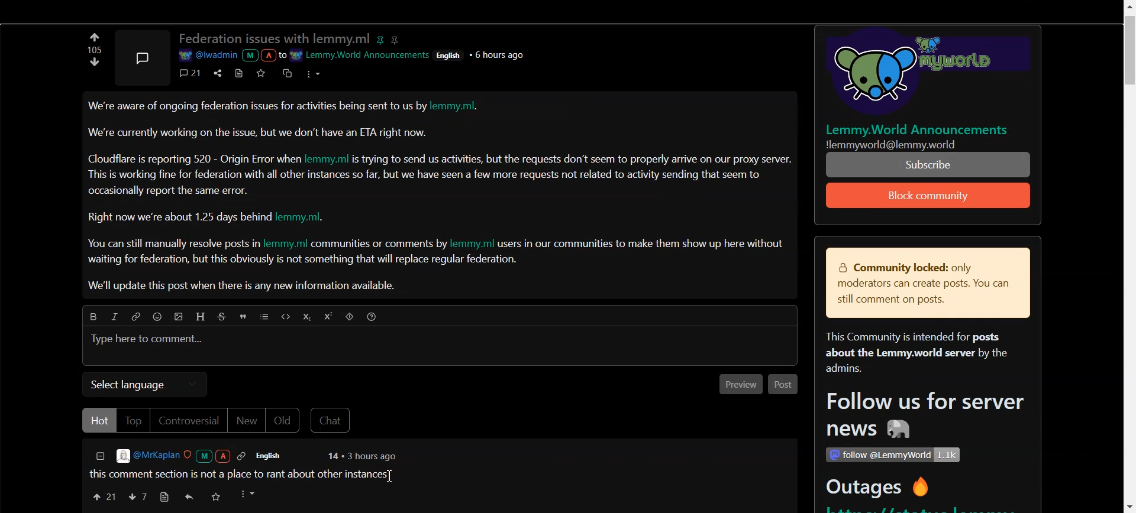  Describe the element at coordinates (144, 384) in the screenshot. I see `Select language` at that location.